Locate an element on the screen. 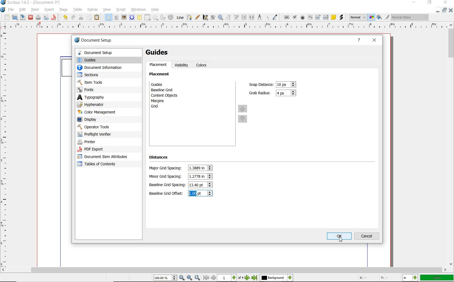 The width and height of the screenshot is (454, 282). line is located at coordinates (180, 17).